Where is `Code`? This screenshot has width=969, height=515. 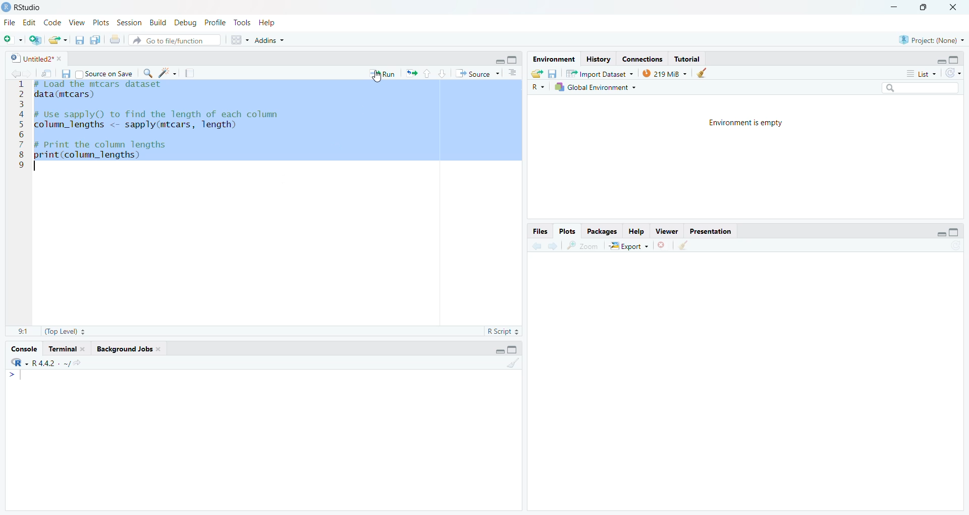 Code is located at coordinates (53, 23).